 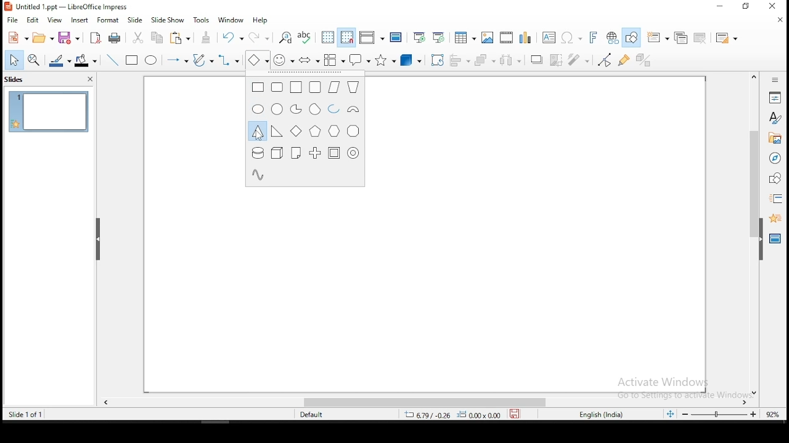 What do you see at coordinates (347, 38) in the screenshot?
I see `snap to grids` at bounding box center [347, 38].